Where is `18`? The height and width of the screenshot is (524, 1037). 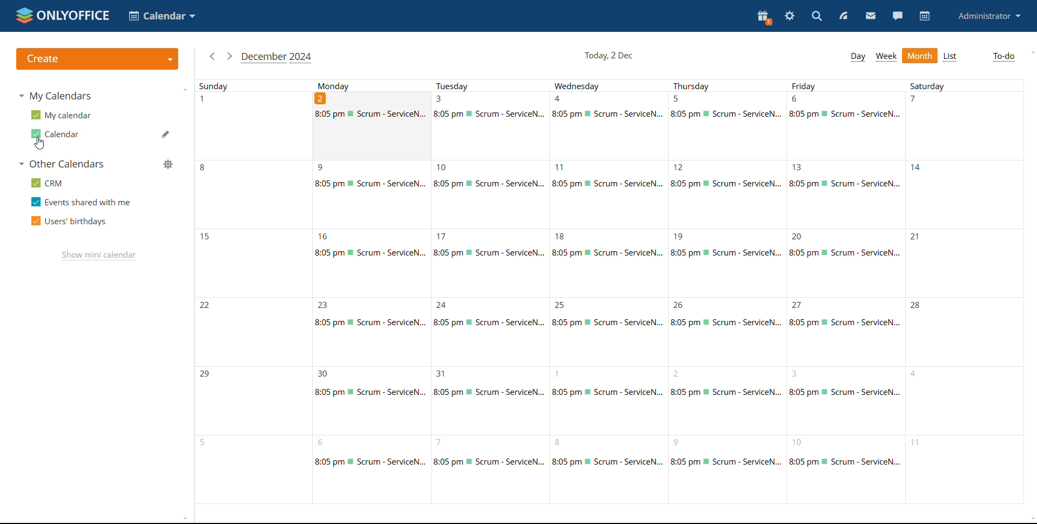
18 is located at coordinates (606, 264).